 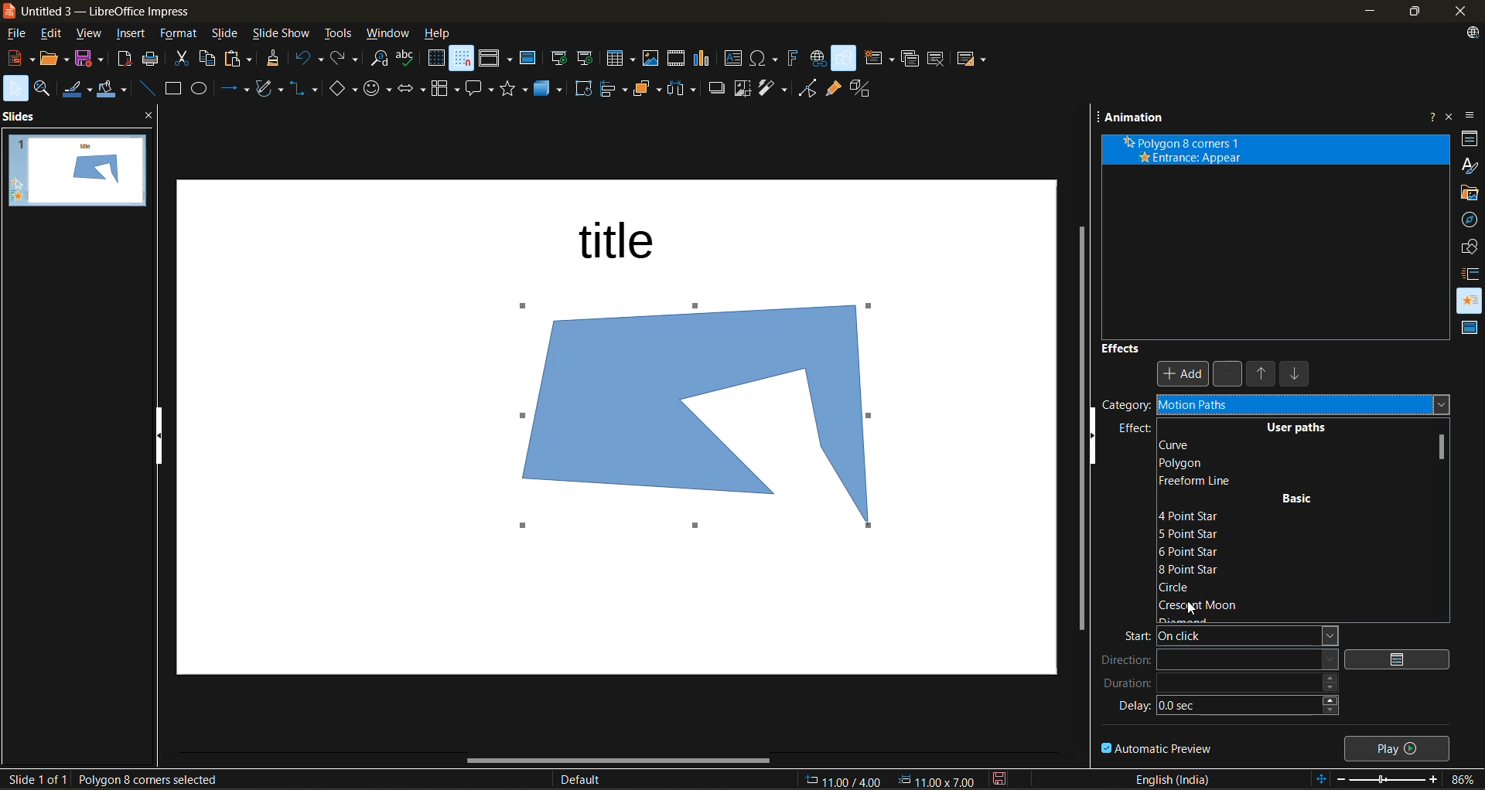 I want to click on toggle point mode, so click(x=808, y=89).